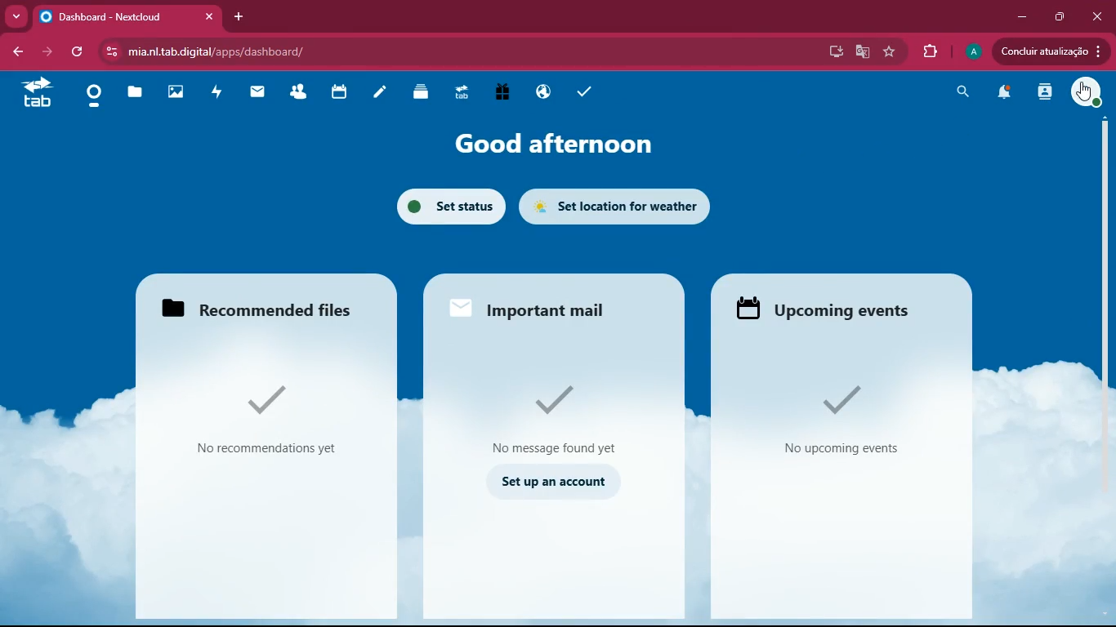  What do you see at coordinates (1004, 95) in the screenshot?
I see `notifications` at bounding box center [1004, 95].